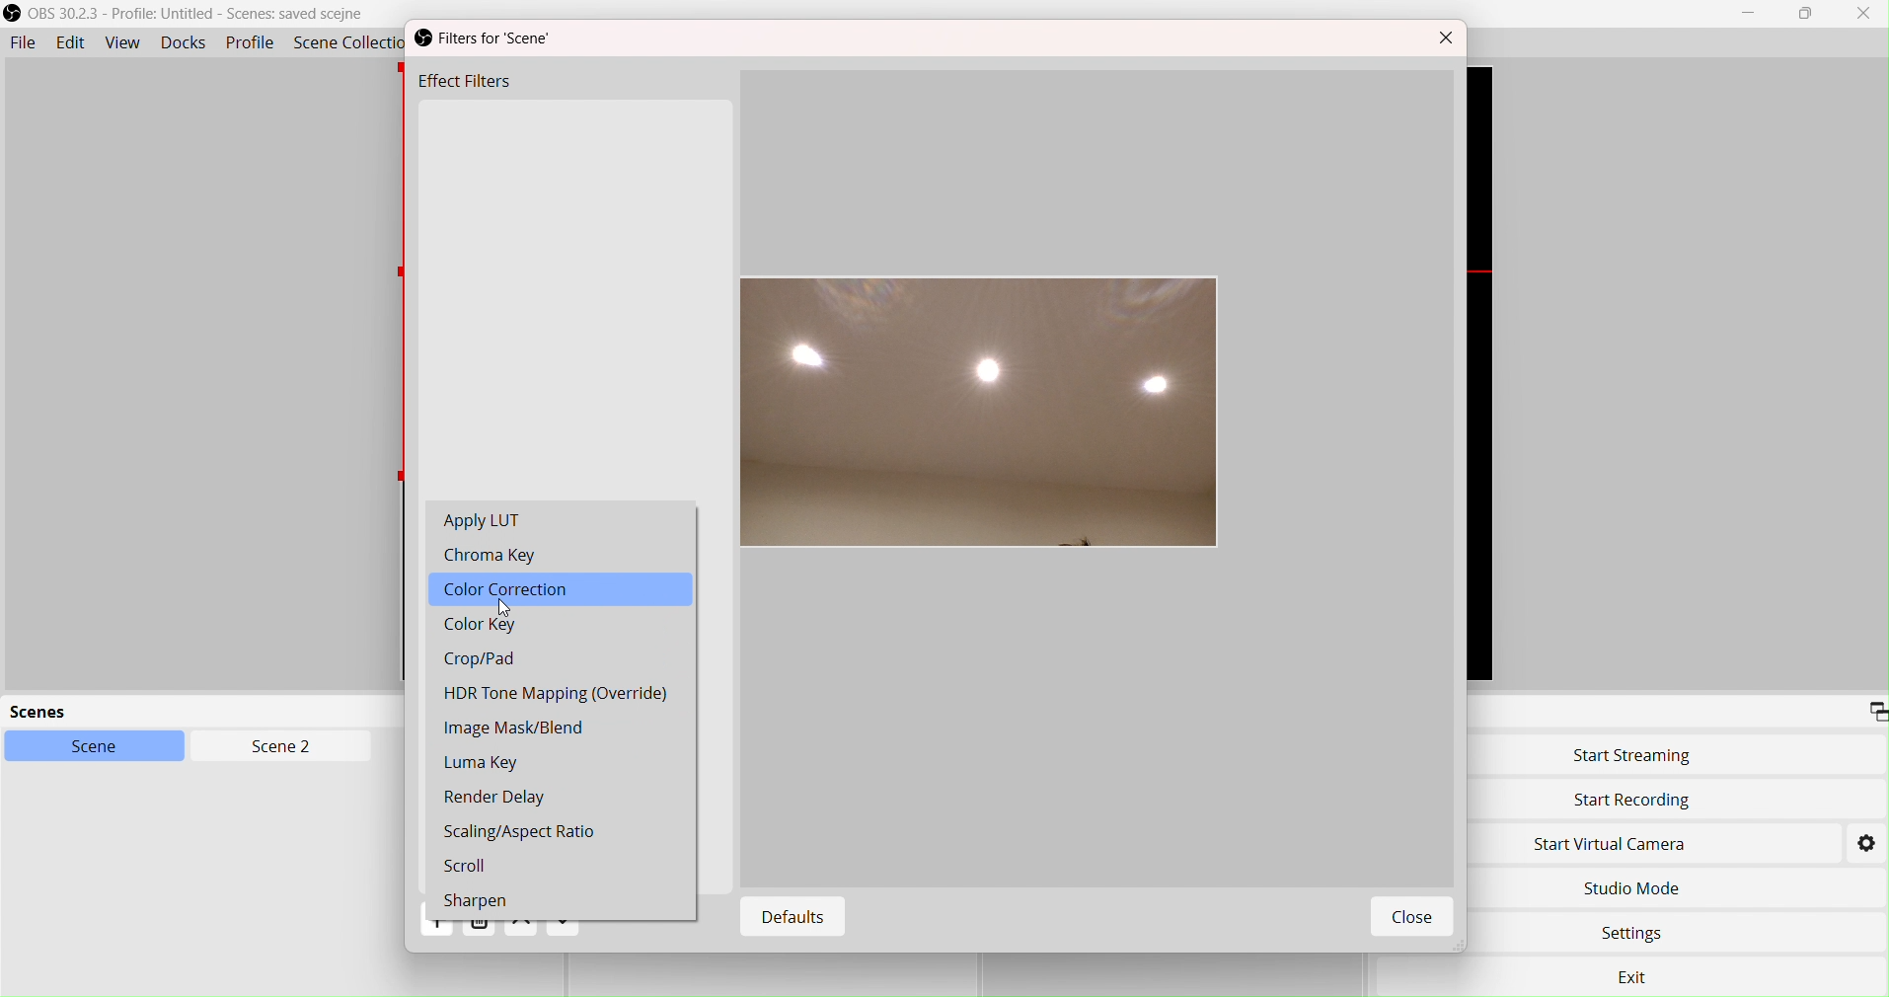 The width and height of the screenshot is (1889, 997). I want to click on Start Recording, so click(1633, 801).